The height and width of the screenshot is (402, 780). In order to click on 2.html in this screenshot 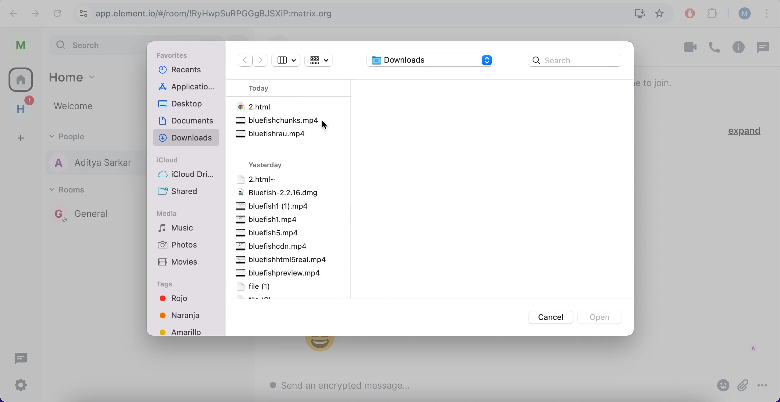, I will do `click(255, 106)`.